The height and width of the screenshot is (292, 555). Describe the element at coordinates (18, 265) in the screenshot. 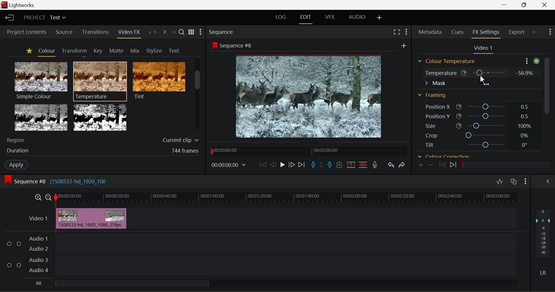

I see `Checkbox` at that location.